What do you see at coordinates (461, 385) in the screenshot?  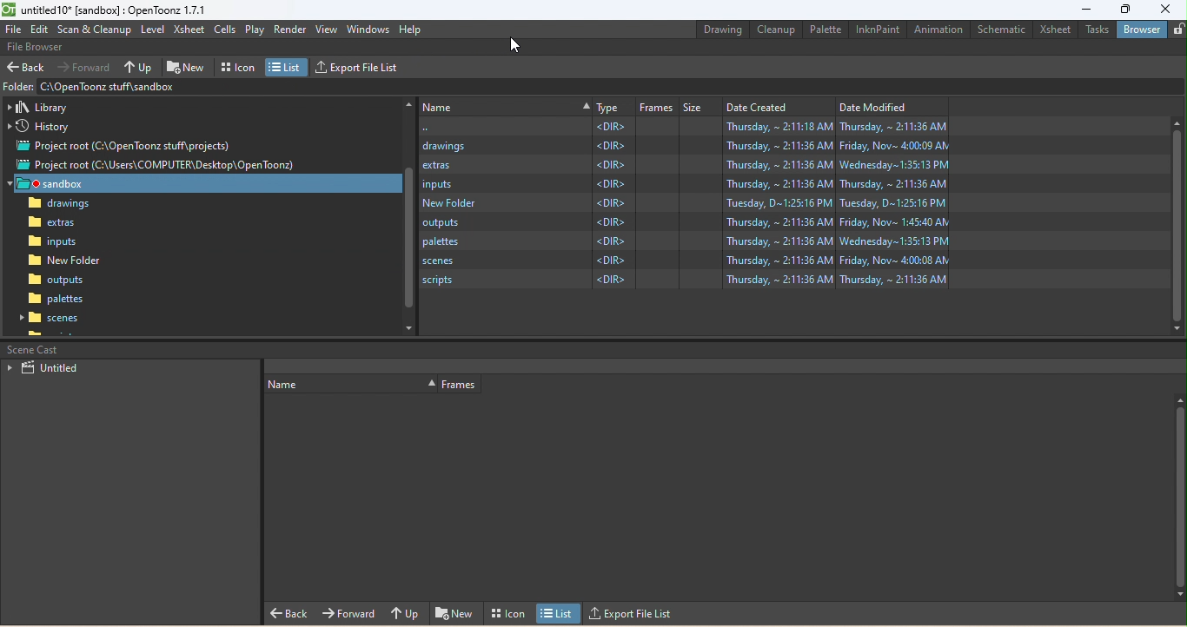 I see `Frames` at bounding box center [461, 385].